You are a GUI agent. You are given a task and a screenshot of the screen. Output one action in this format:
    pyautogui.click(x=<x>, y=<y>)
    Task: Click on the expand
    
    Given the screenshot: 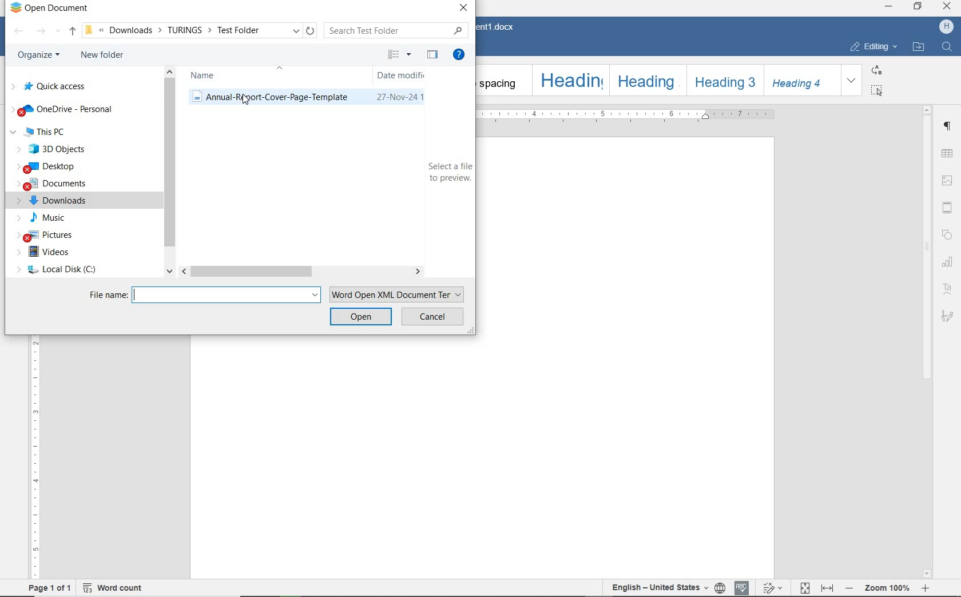 What is the action you would take?
    pyautogui.click(x=852, y=80)
    